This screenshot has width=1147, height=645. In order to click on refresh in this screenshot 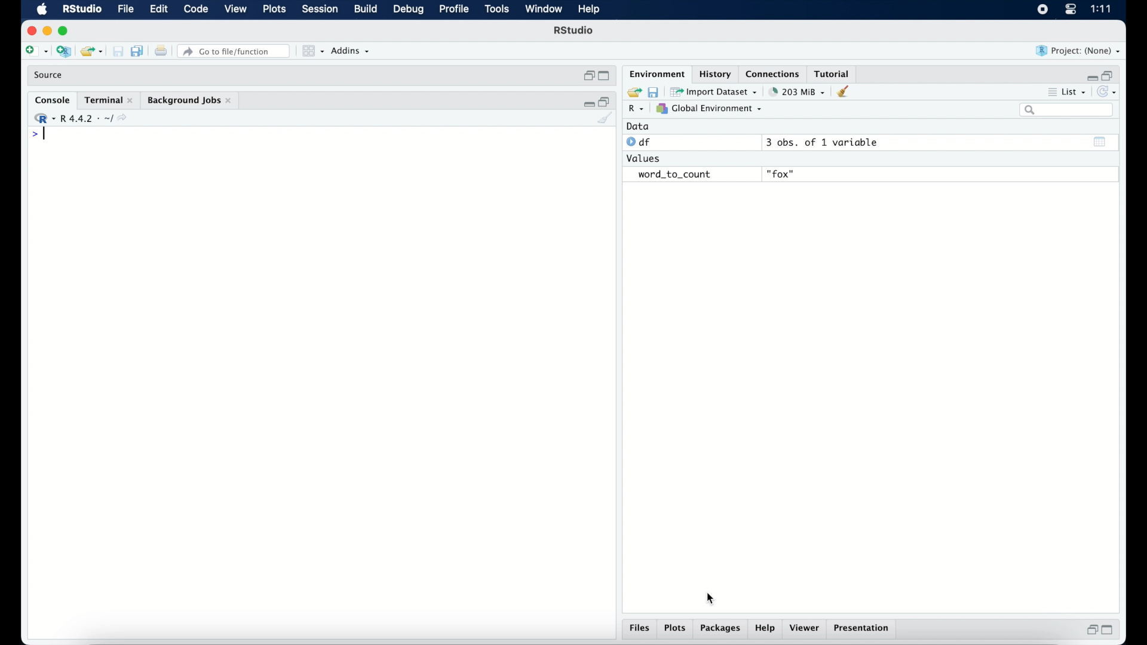, I will do `click(1108, 92)`.